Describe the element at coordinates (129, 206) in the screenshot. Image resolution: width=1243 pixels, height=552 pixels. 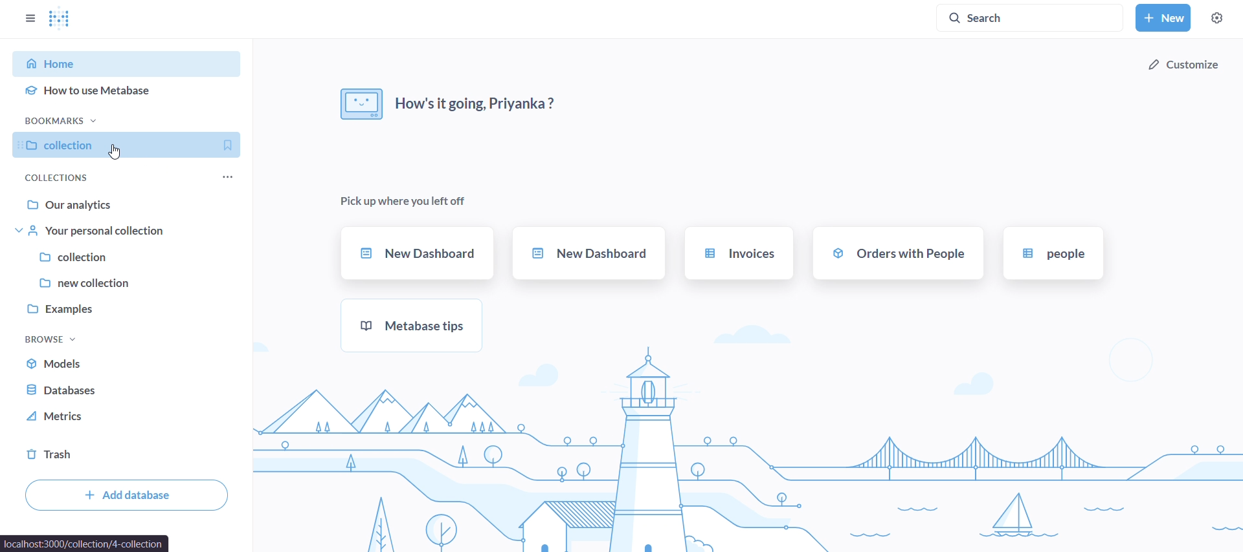
I see `our analytics` at that location.